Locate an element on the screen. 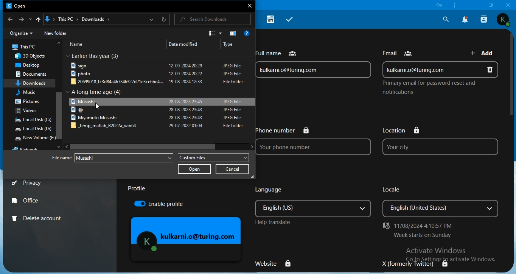  mage is located at coordinates (187, 240).